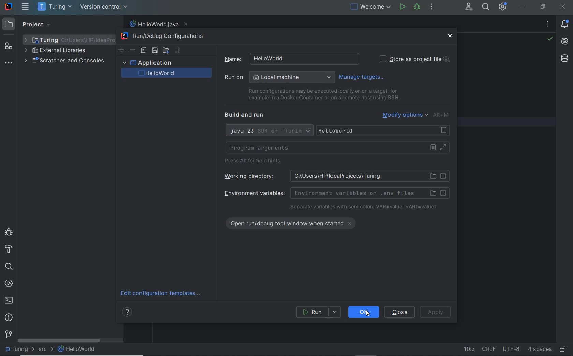 This screenshot has height=356, width=573. What do you see at coordinates (158, 24) in the screenshot?
I see `file name` at bounding box center [158, 24].